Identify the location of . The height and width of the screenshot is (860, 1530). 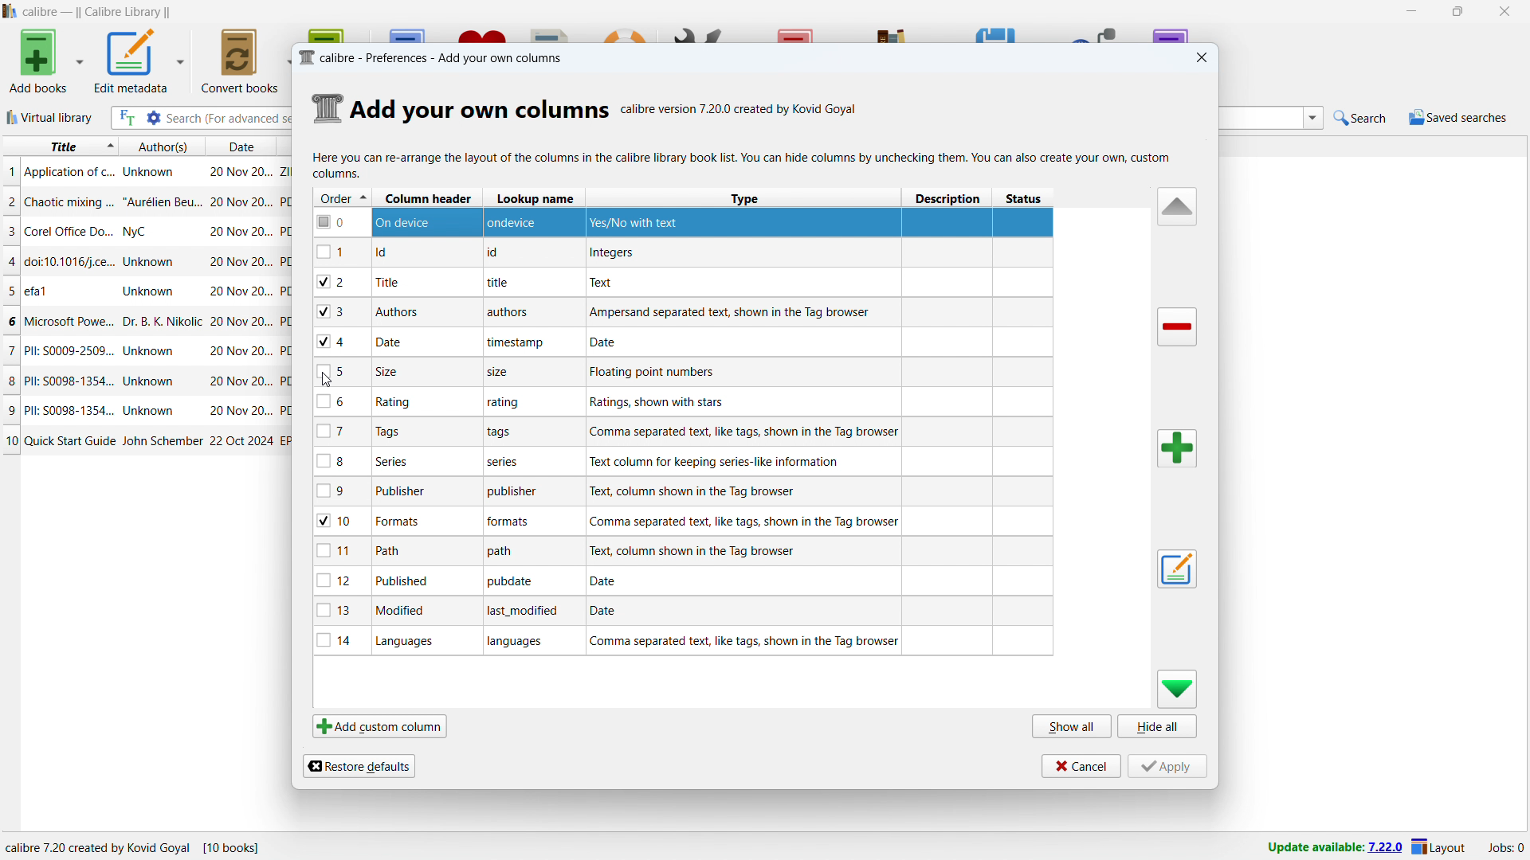
(131, 61).